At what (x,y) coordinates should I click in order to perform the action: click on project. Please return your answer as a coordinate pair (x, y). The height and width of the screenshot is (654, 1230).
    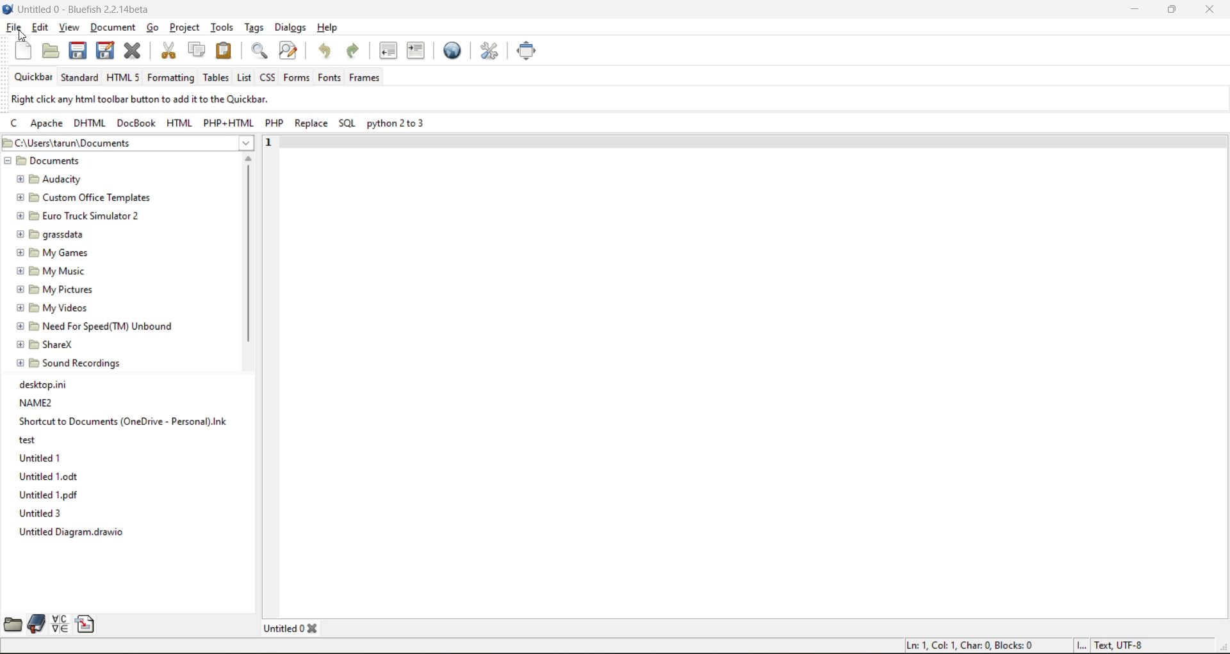
    Looking at the image, I should click on (187, 29).